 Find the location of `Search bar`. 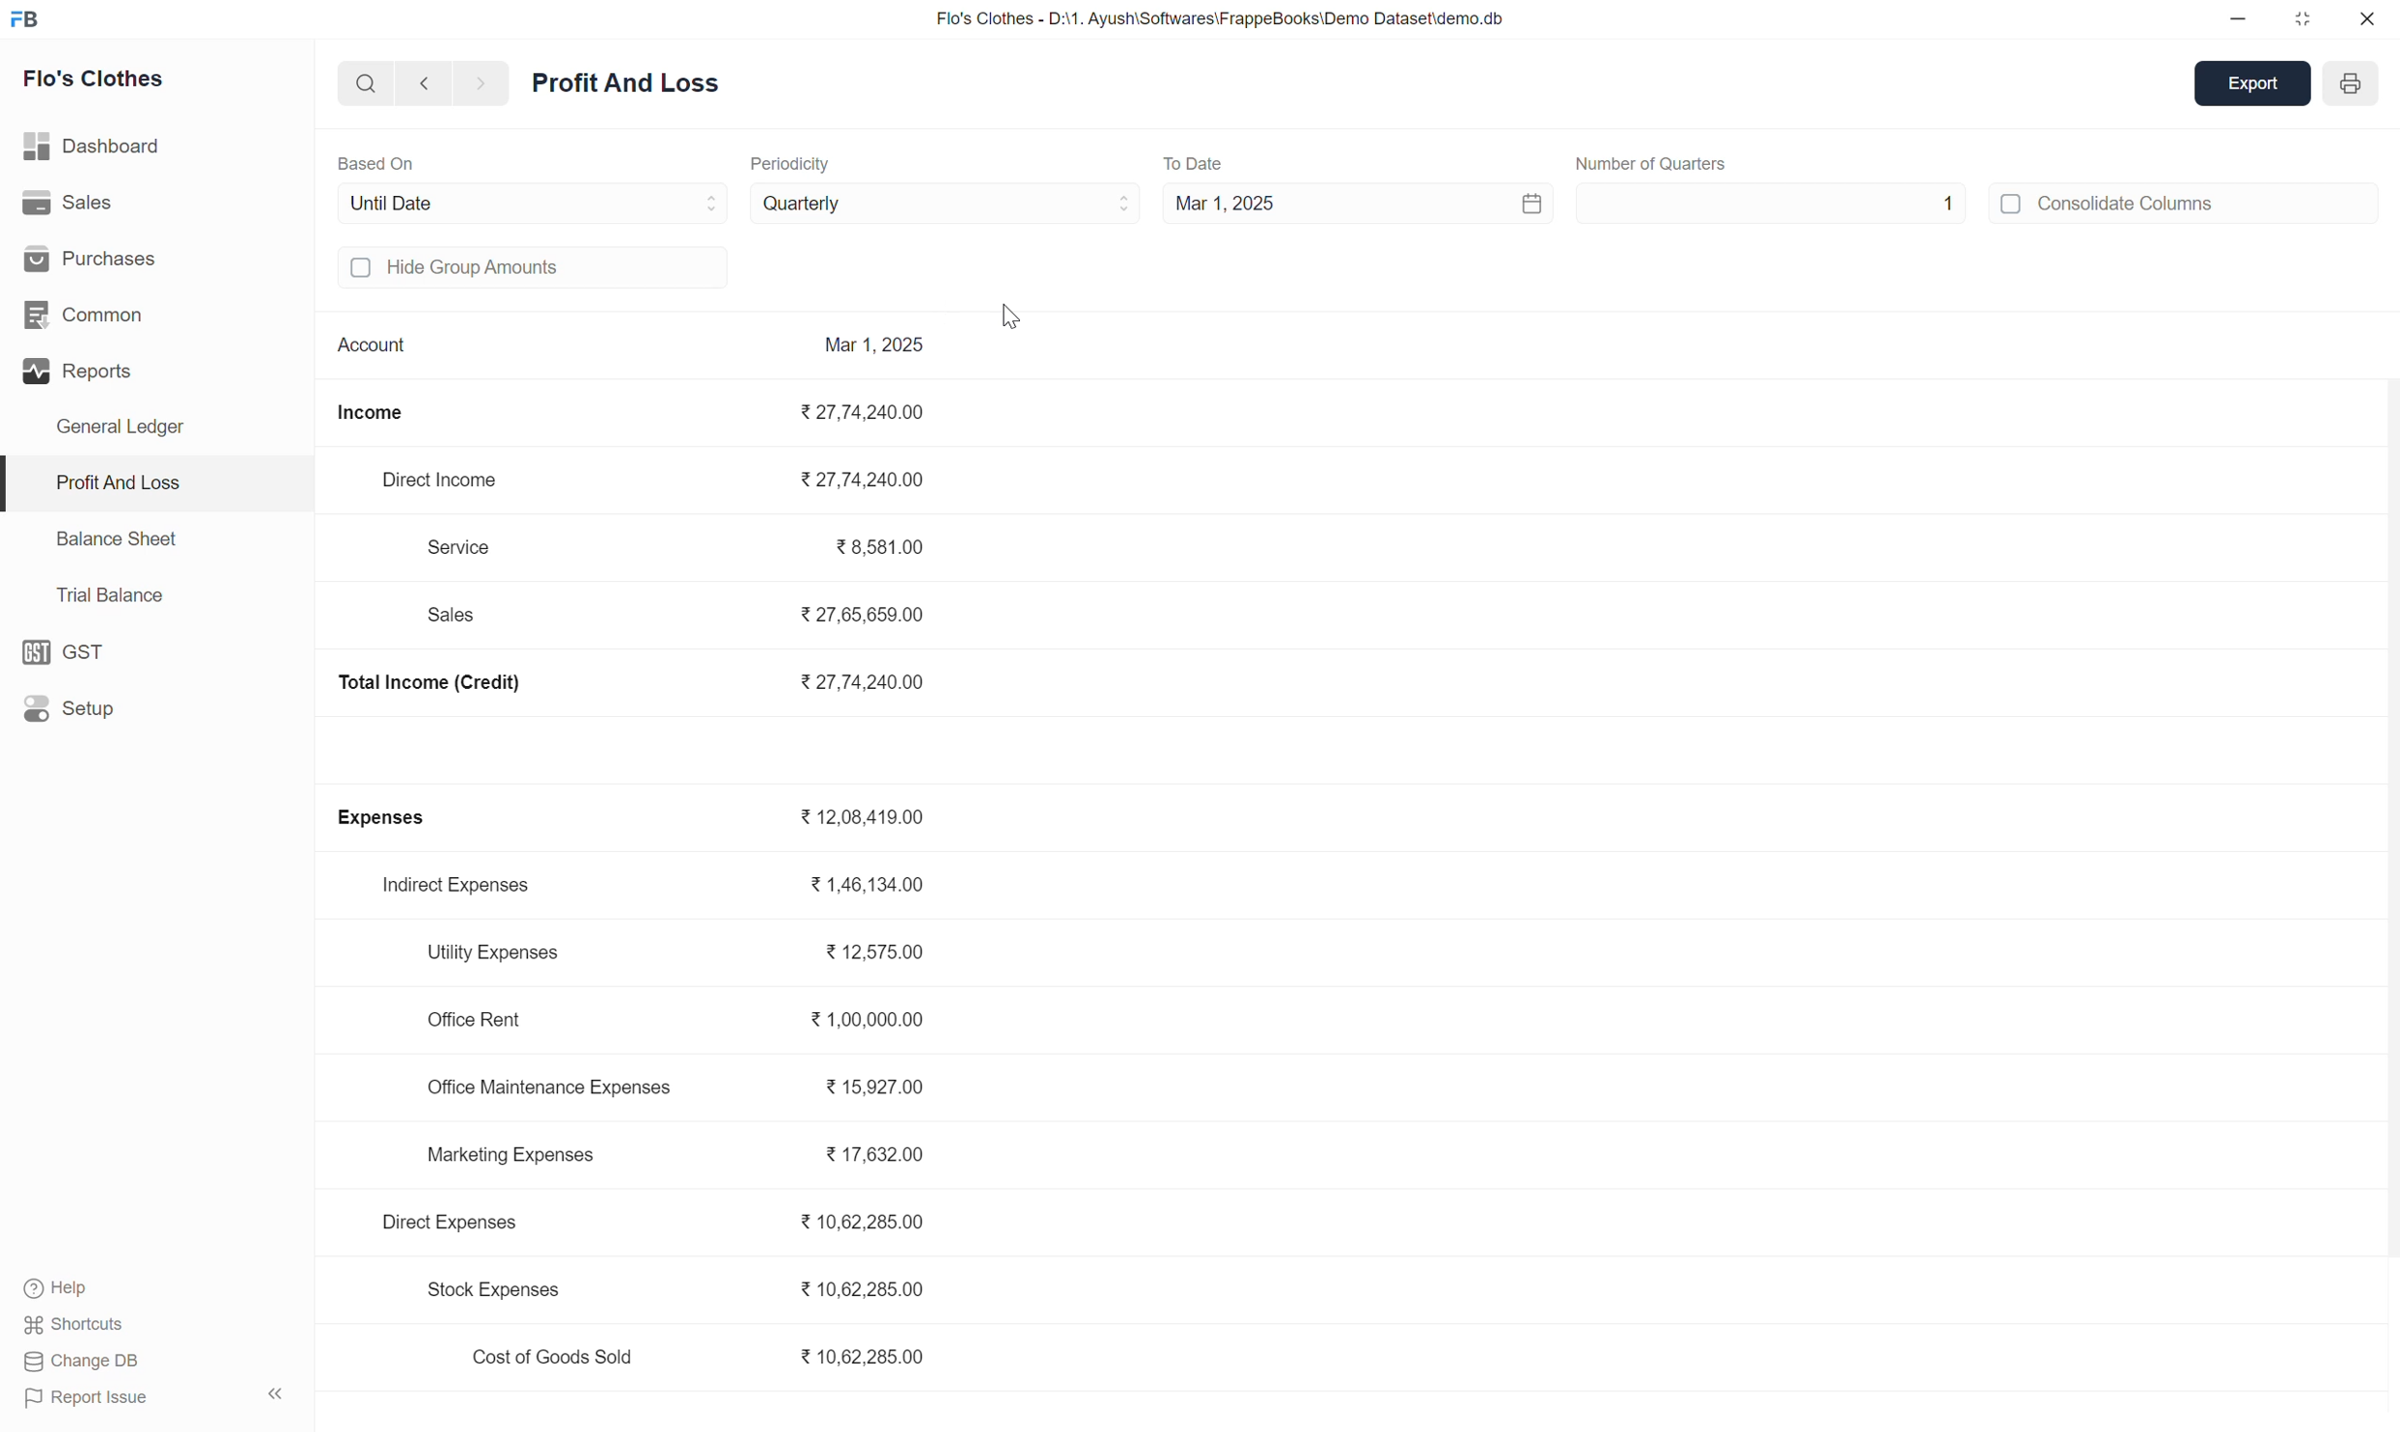

Search bar is located at coordinates (352, 88).